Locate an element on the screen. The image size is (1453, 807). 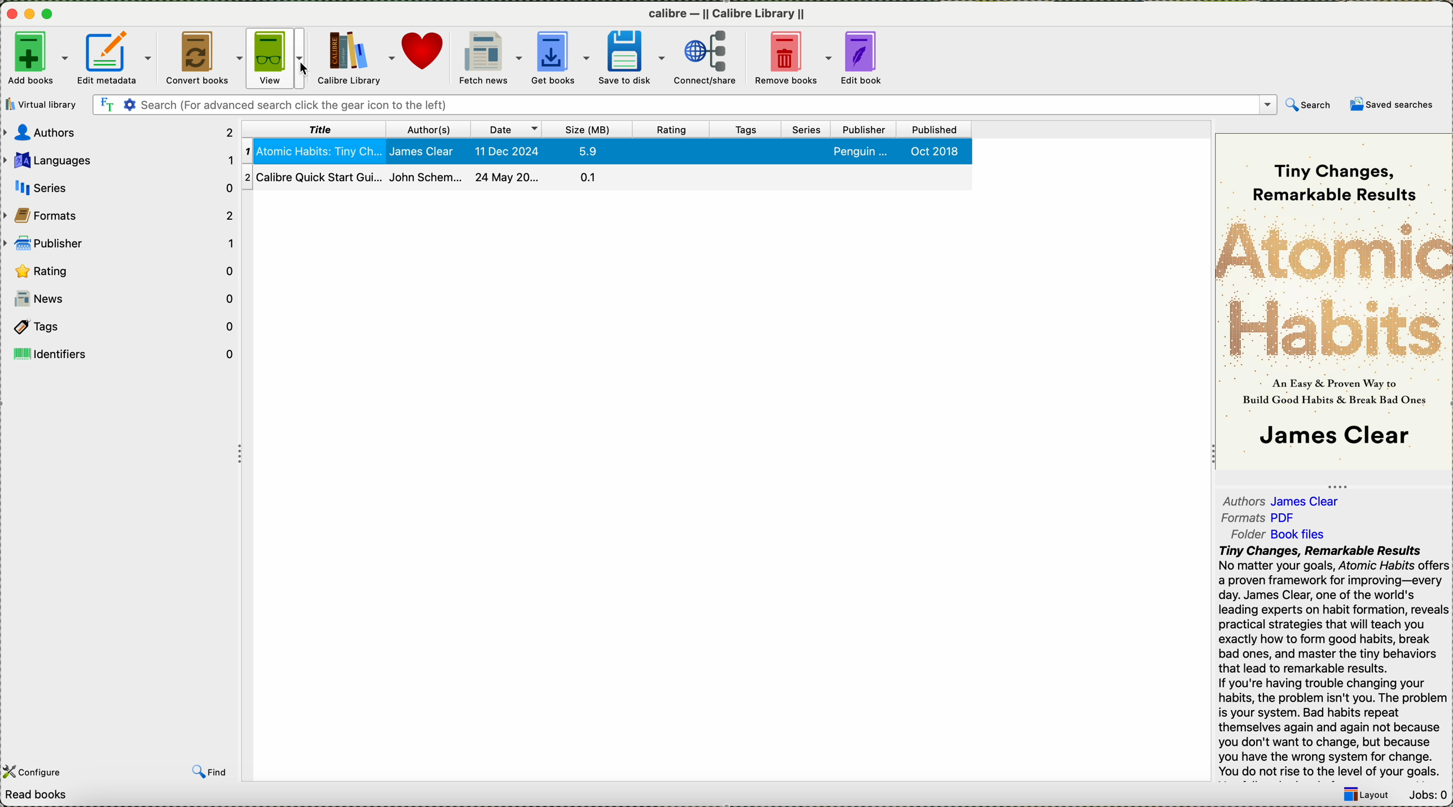
search is located at coordinates (1309, 105).